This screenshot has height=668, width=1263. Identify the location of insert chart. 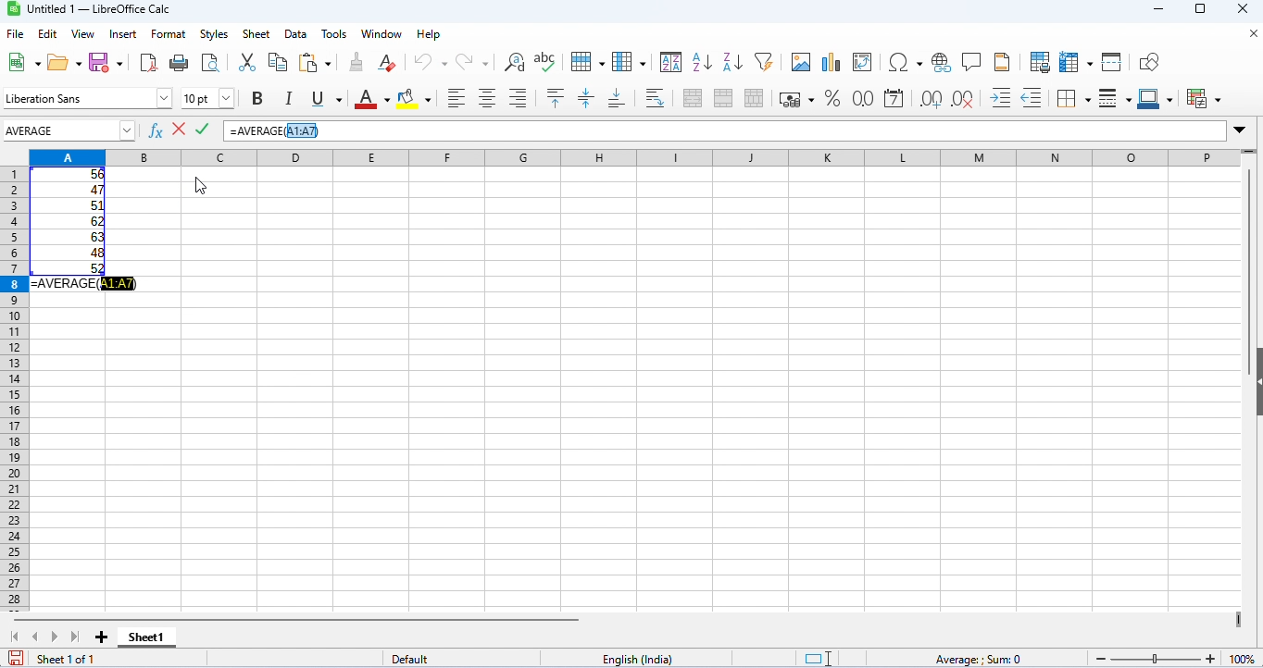
(831, 63).